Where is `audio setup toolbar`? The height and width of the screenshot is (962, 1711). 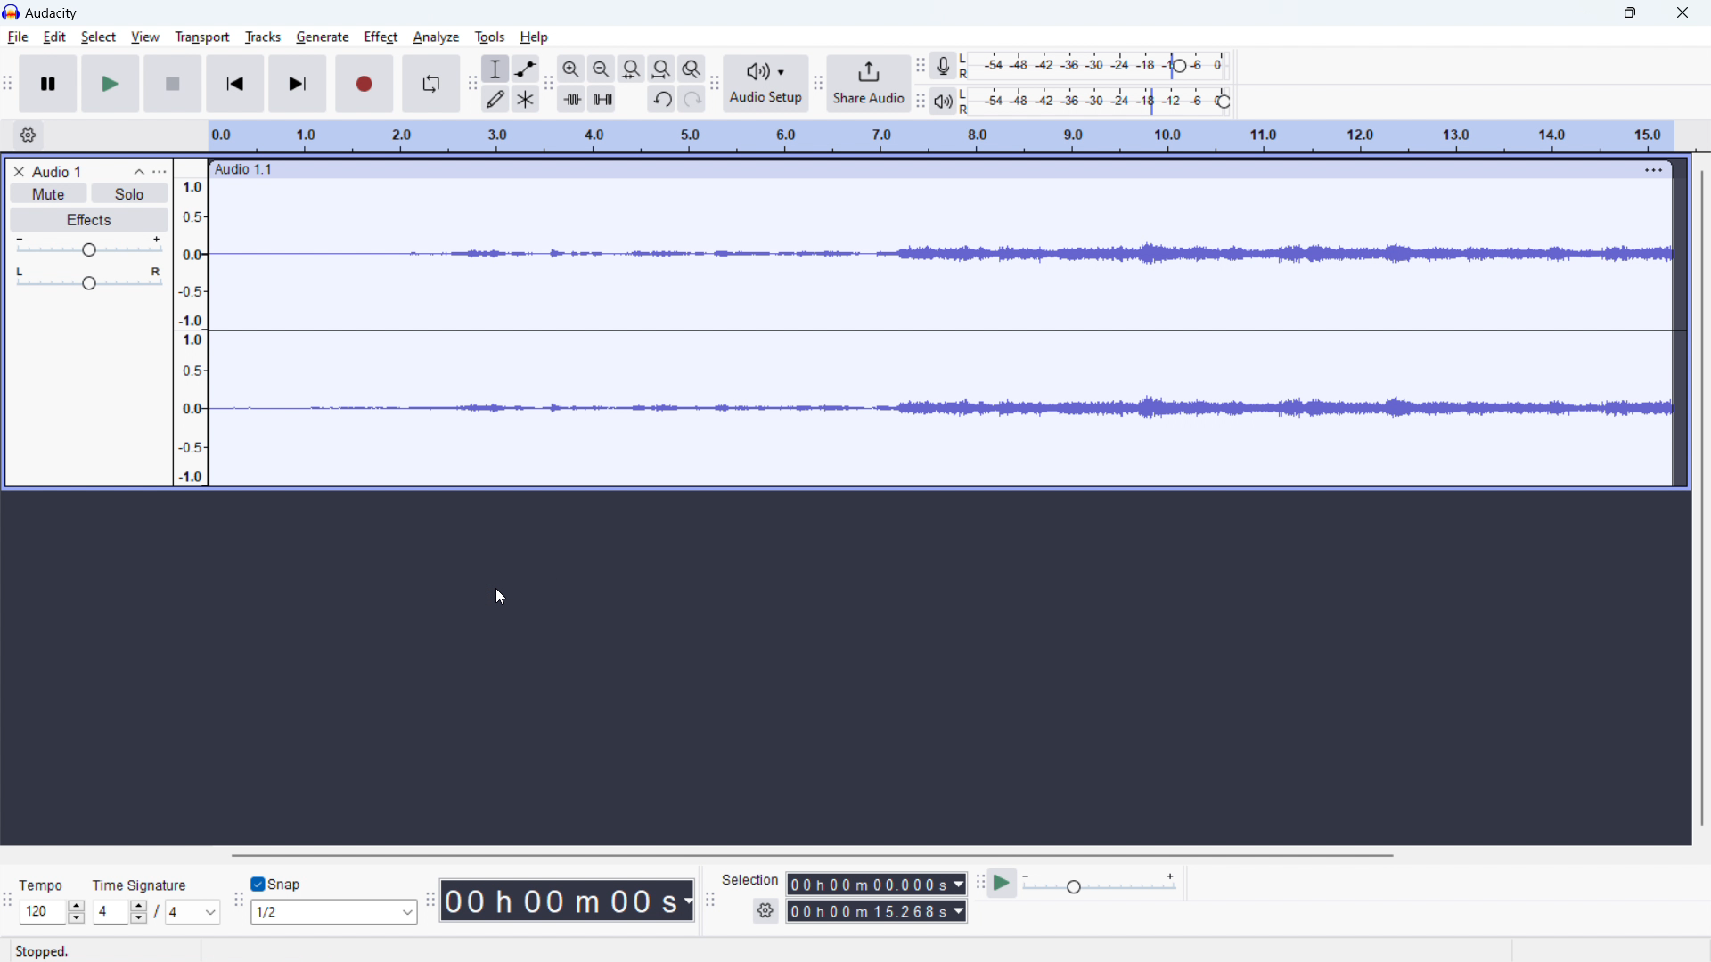
audio setup toolbar is located at coordinates (714, 85).